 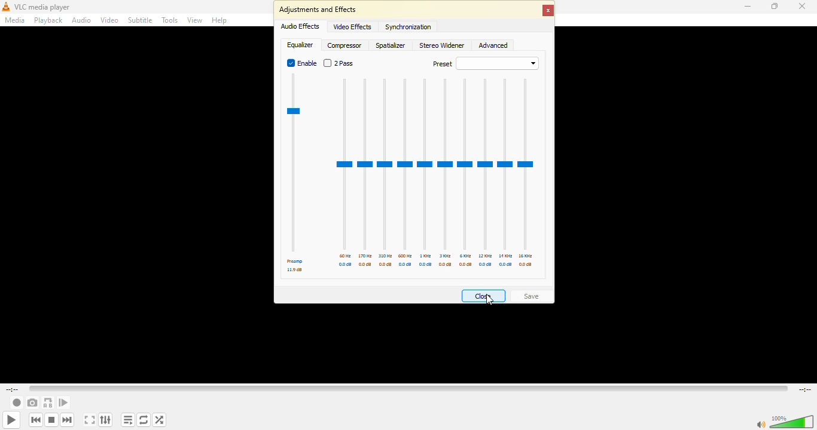 What do you see at coordinates (505, 64) in the screenshot?
I see `drop down` at bounding box center [505, 64].